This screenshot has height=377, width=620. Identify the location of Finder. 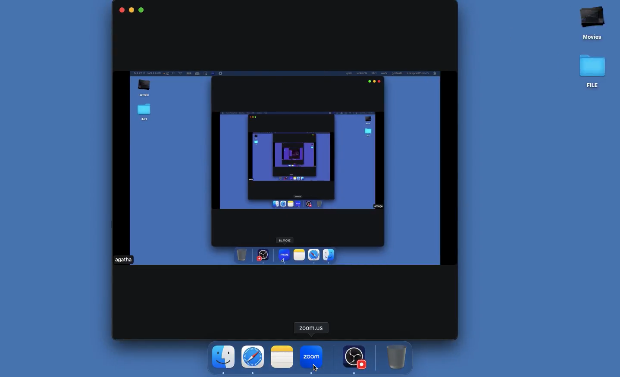
(224, 359).